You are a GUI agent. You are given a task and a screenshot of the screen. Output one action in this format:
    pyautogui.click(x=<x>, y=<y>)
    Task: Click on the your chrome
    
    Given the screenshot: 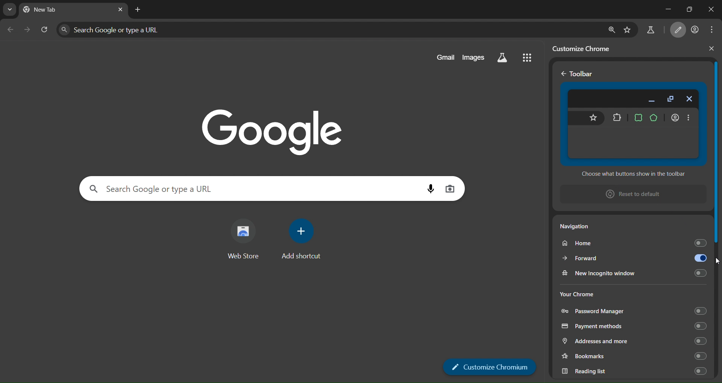 What is the action you would take?
    pyautogui.click(x=577, y=294)
    